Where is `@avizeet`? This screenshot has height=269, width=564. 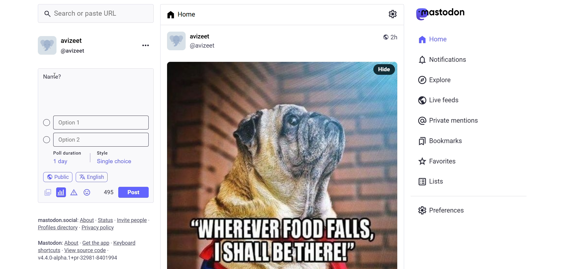 @avizeet is located at coordinates (73, 51).